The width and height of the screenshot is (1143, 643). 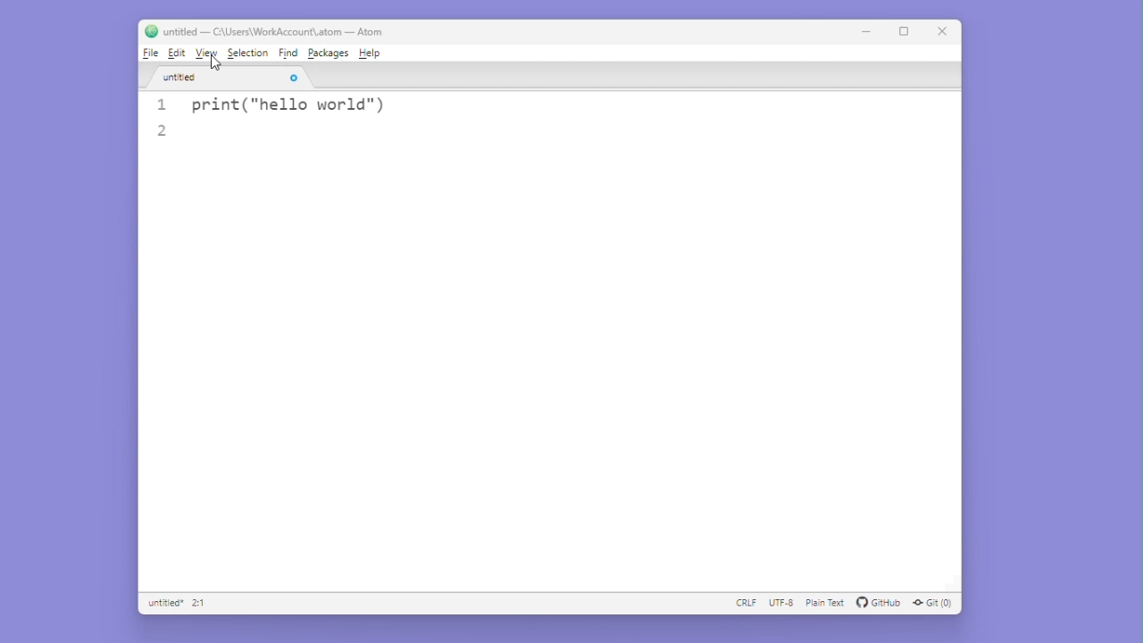 I want to click on Close, so click(x=943, y=30).